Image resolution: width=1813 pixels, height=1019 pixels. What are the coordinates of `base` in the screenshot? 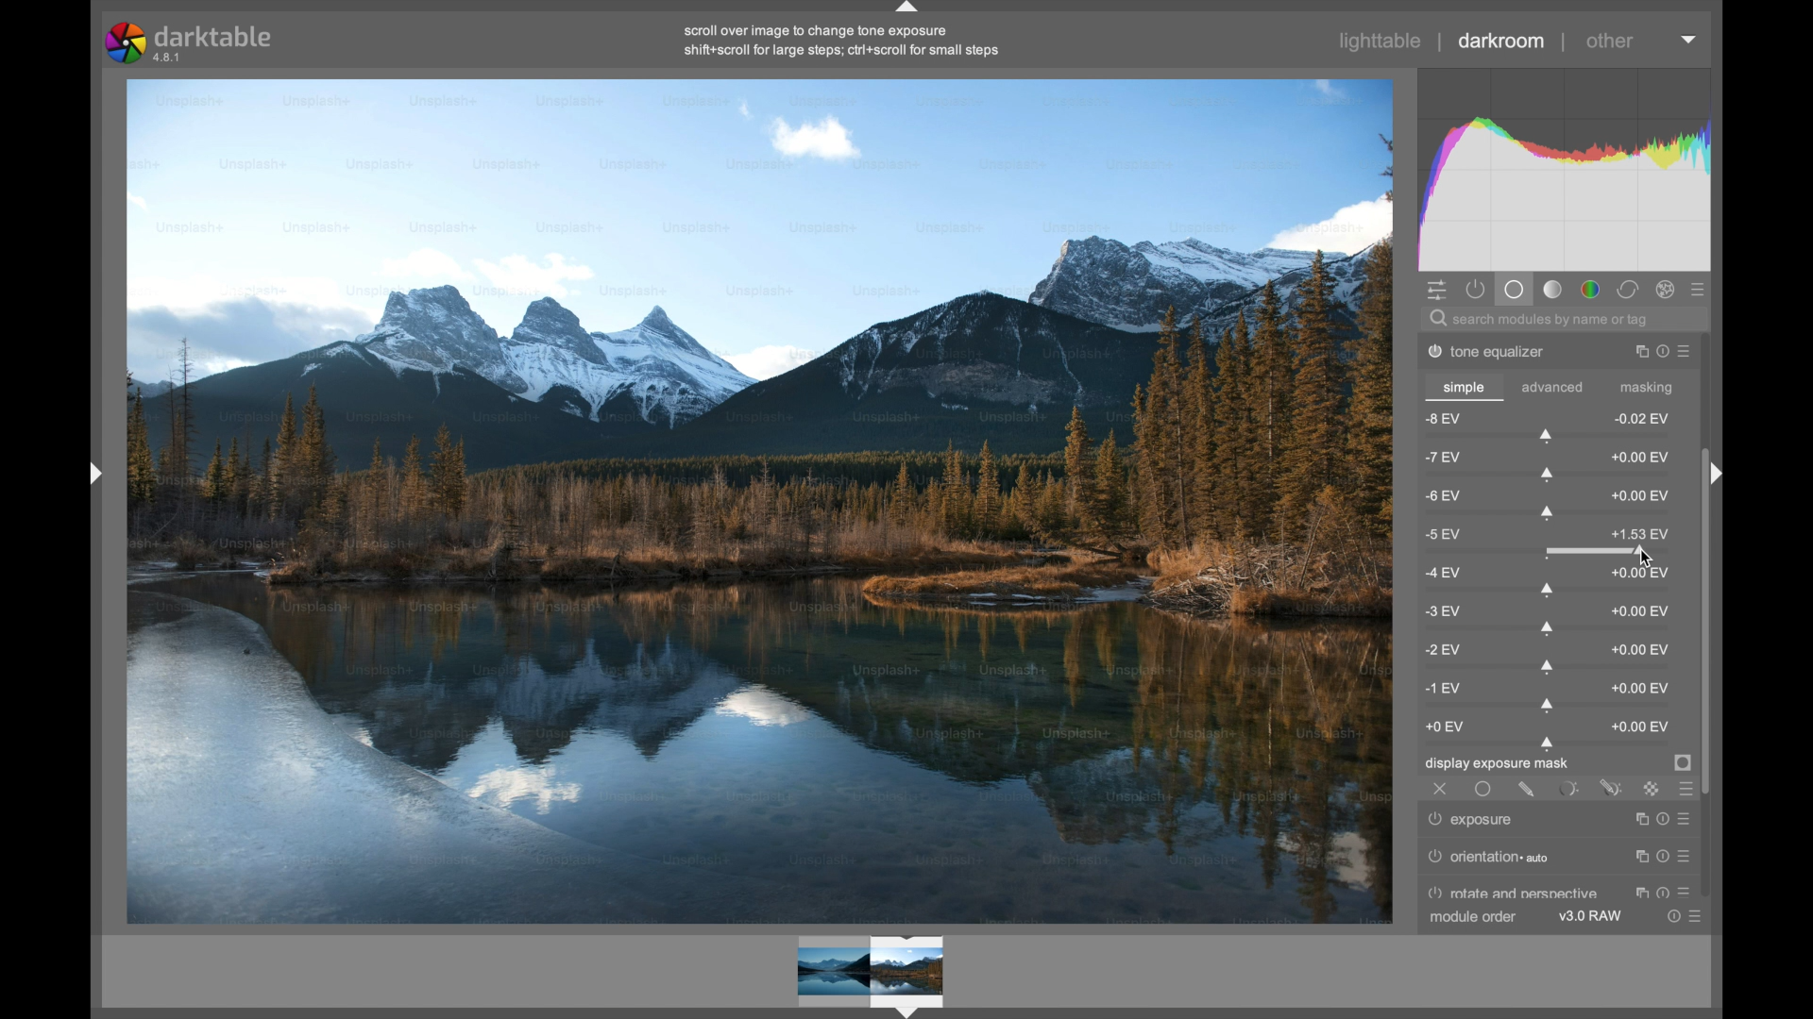 It's located at (1515, 291).